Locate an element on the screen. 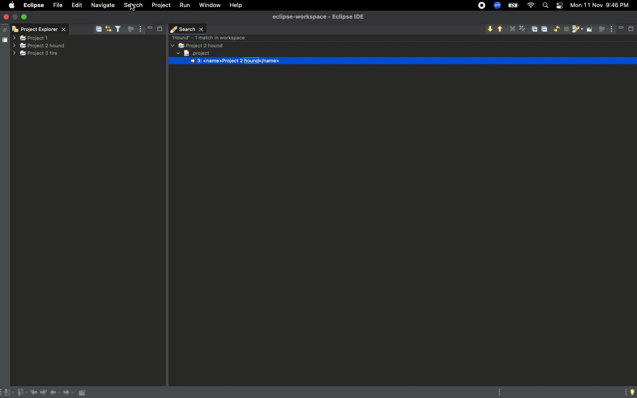 Image resolution: width=637 pixels, height=398 pixels. Notification is located at coordinates (559, 6).